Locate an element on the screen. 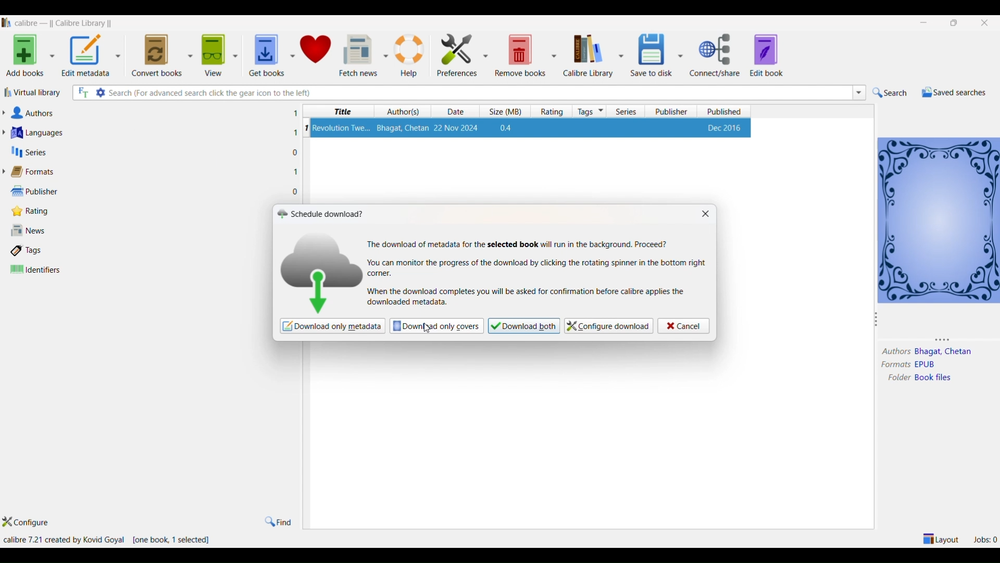 This screenshot has width=1000, height=563. view options dropdown button is located at coordinates (234, 52).